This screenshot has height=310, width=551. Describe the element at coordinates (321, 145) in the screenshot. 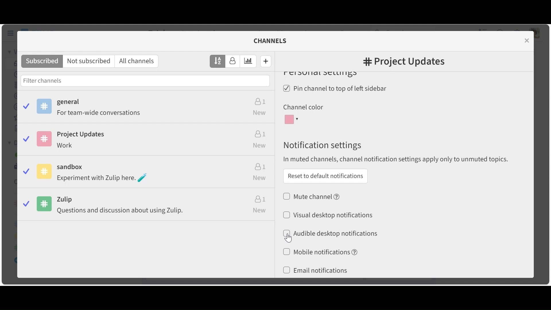

I see `Notification settings` at that location.